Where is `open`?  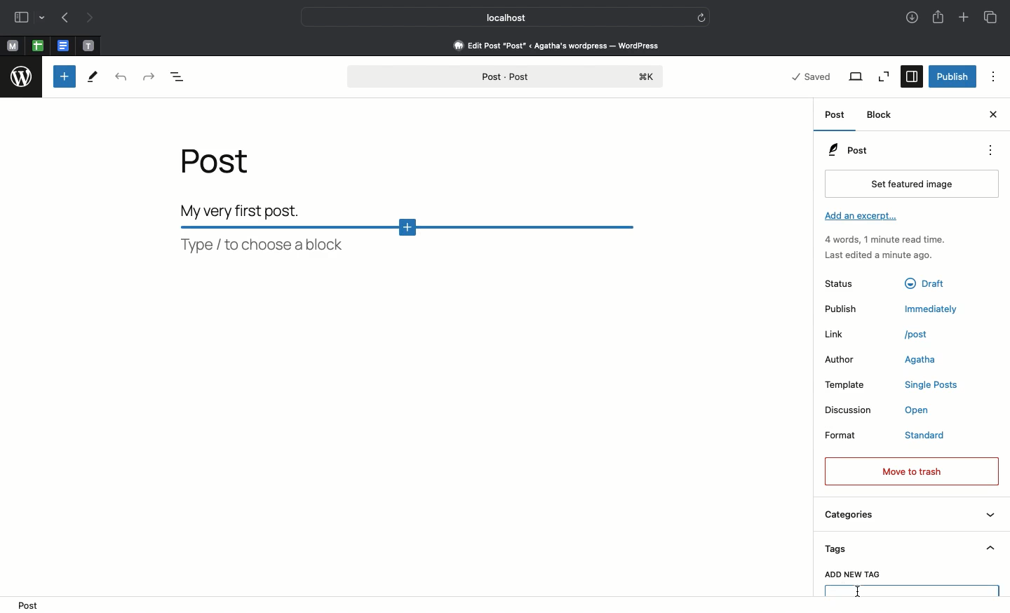
open is located at coordinates (918, 410).